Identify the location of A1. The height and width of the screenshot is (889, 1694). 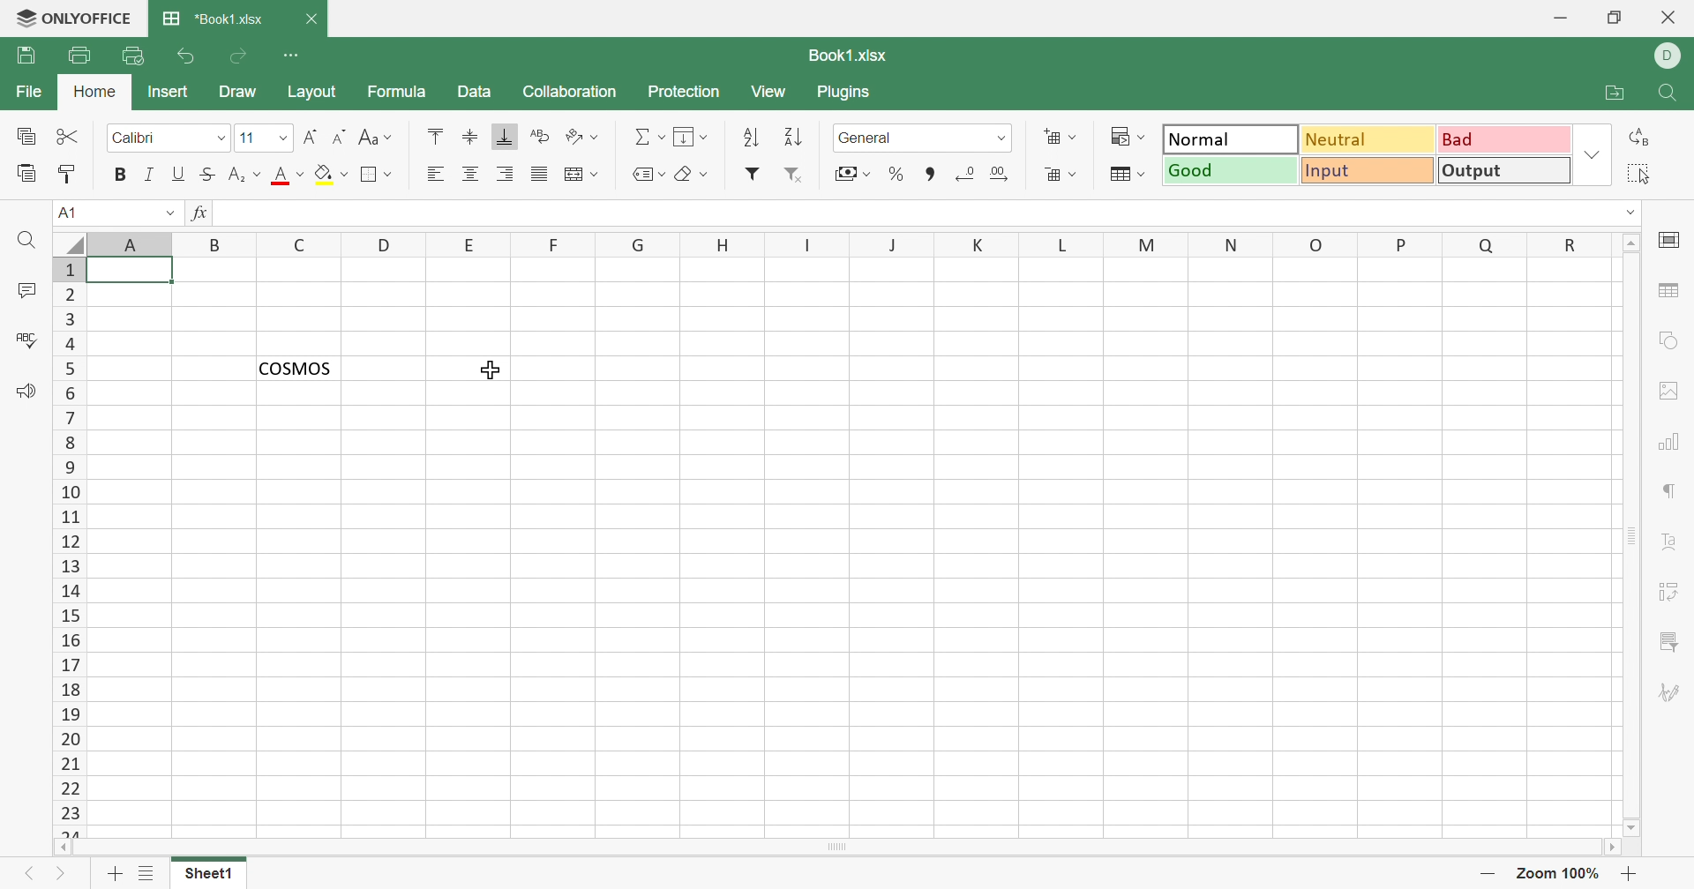
(69, 212).